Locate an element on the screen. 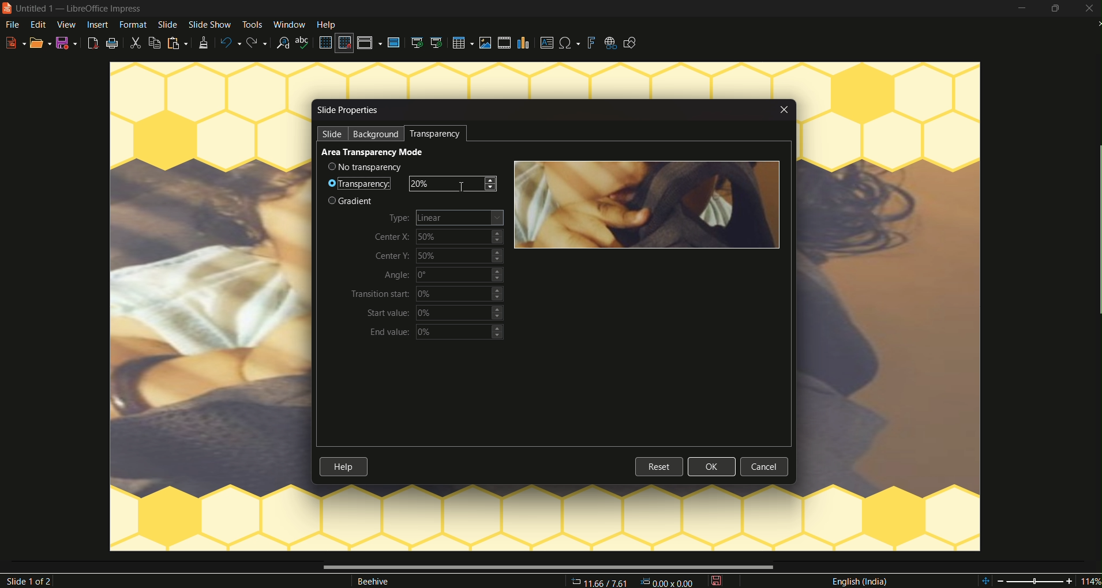  close is located at coordinates (786, 109).